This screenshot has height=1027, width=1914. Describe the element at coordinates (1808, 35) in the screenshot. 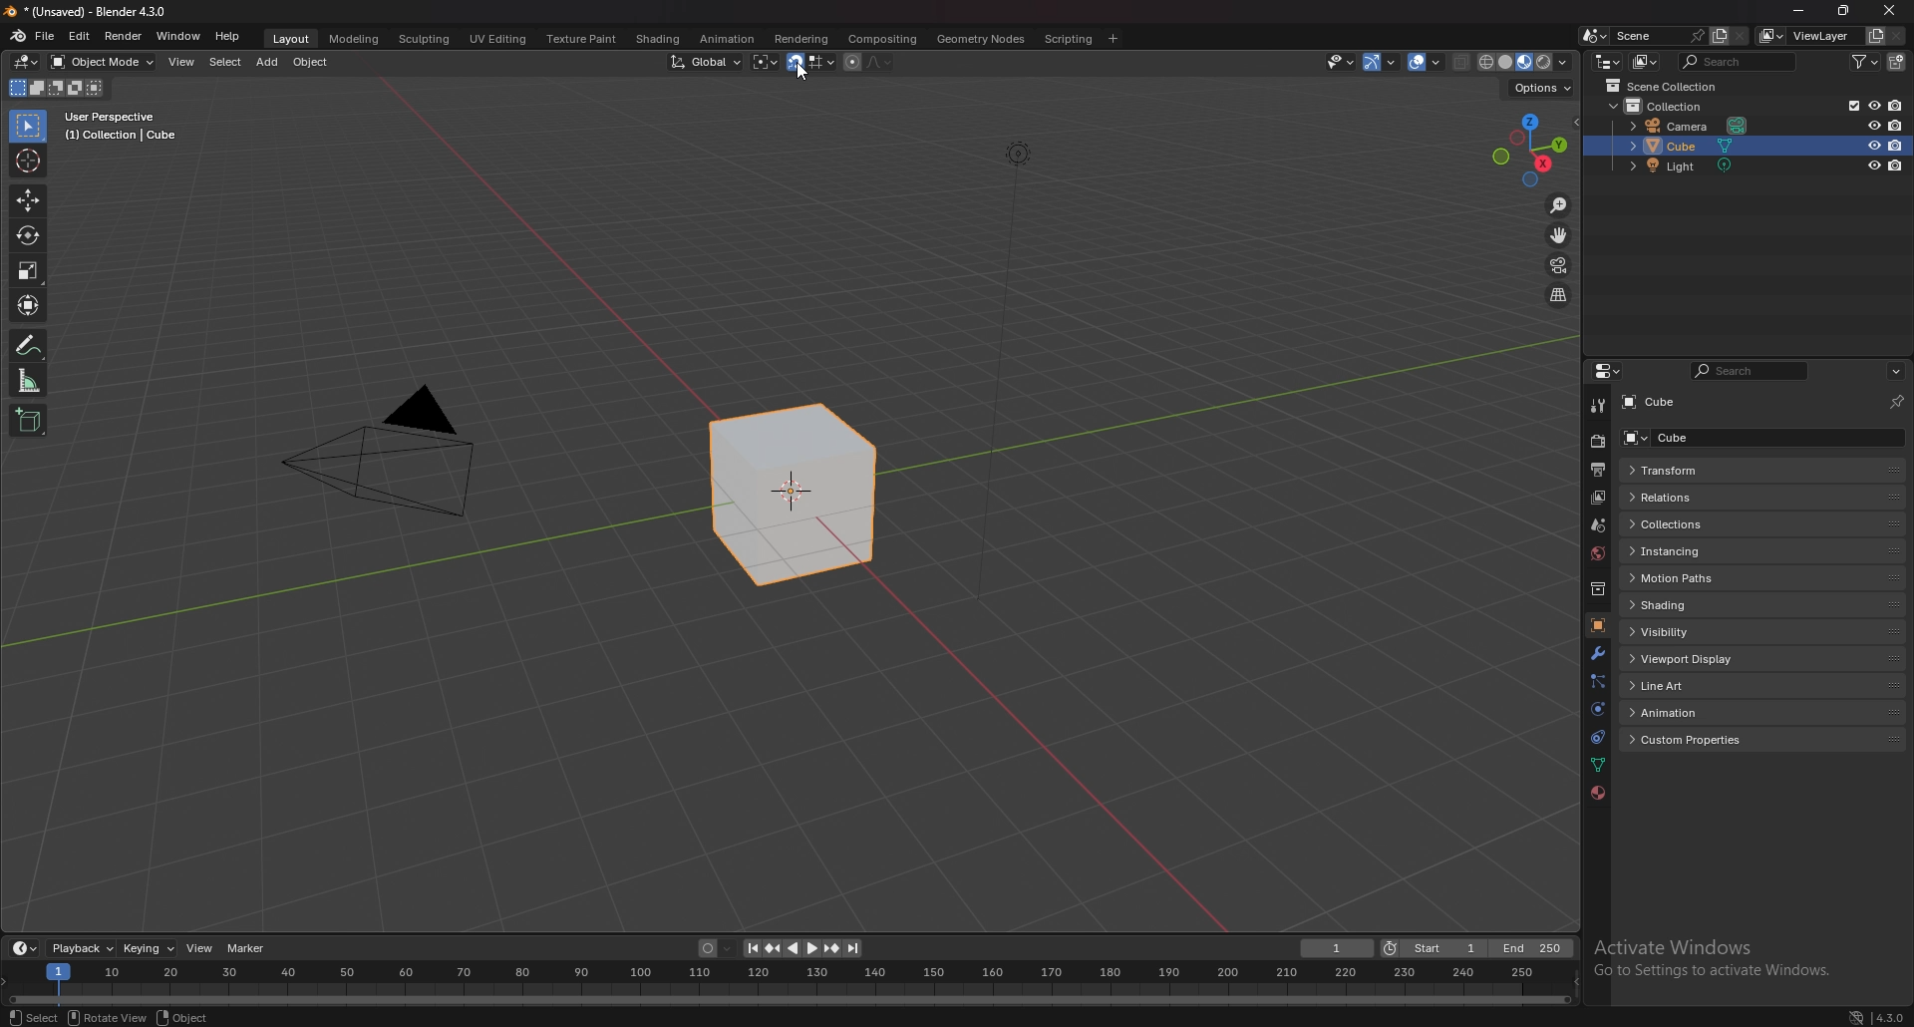

I see `view layer` at that location.